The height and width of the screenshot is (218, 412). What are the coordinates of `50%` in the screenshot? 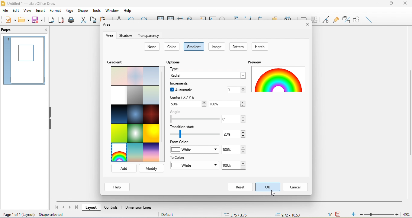 It's located at (188, 104).